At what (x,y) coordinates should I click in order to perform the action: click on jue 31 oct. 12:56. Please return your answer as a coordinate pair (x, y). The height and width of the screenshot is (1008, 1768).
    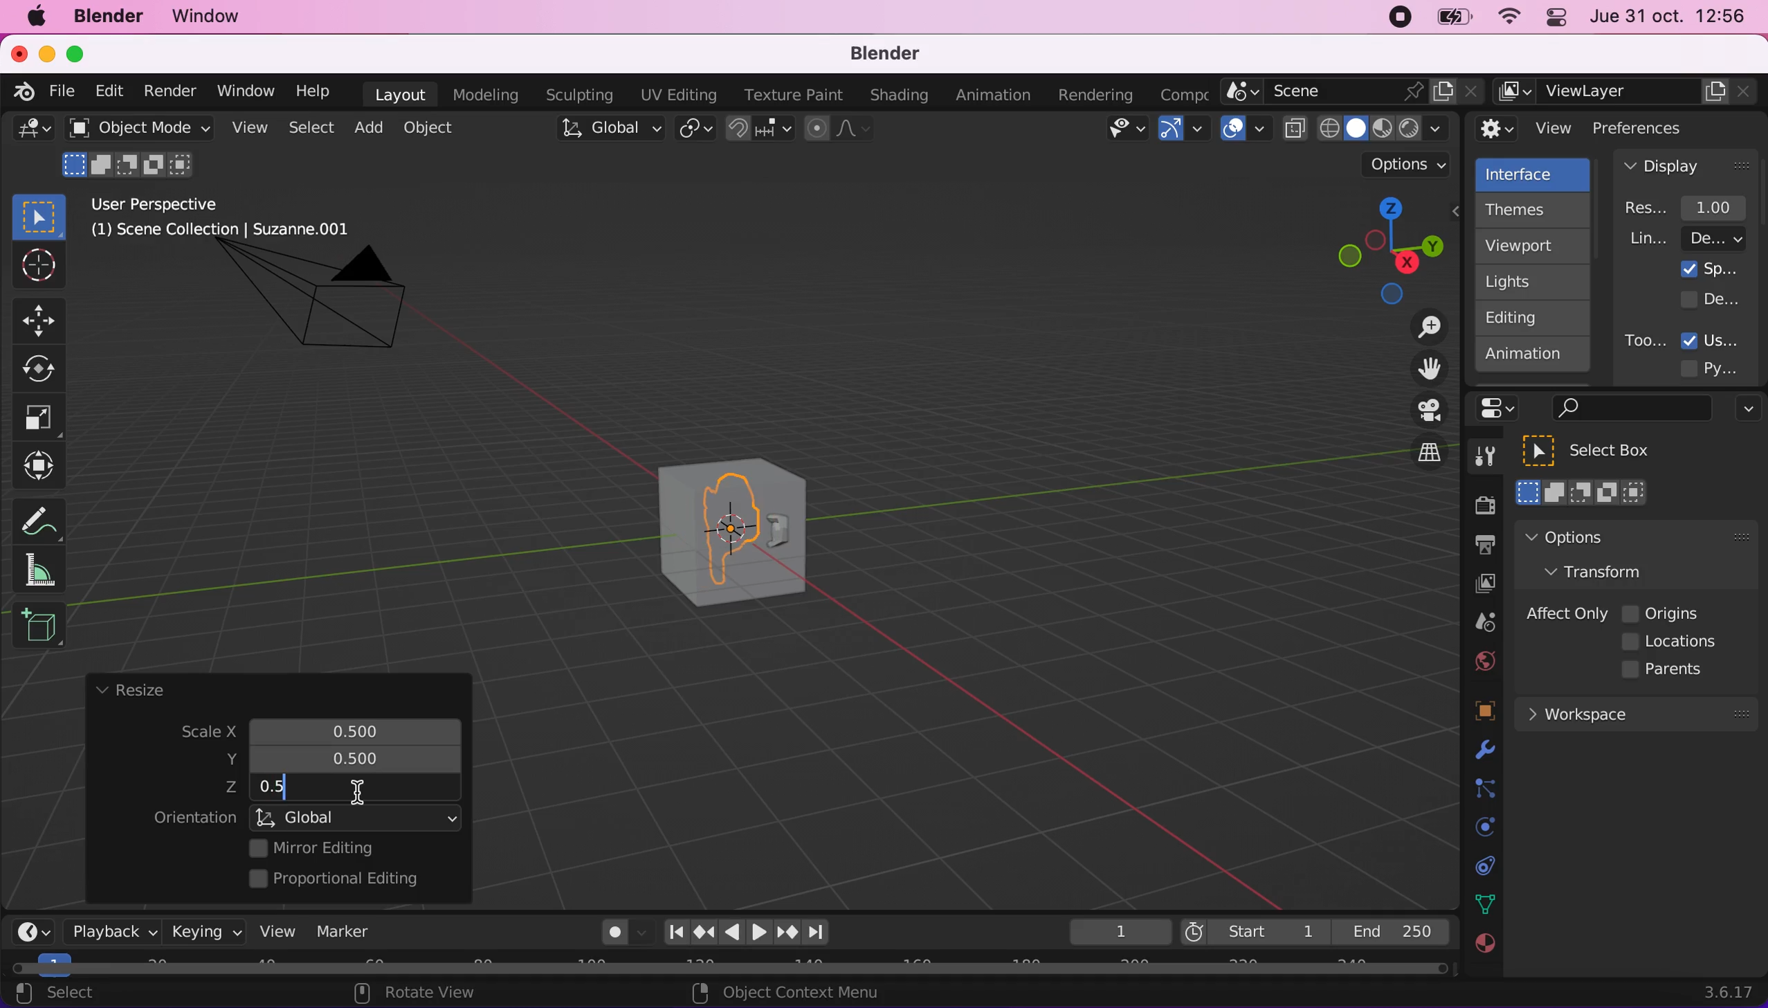
    Looking at the image, I should click on (1668, 17).